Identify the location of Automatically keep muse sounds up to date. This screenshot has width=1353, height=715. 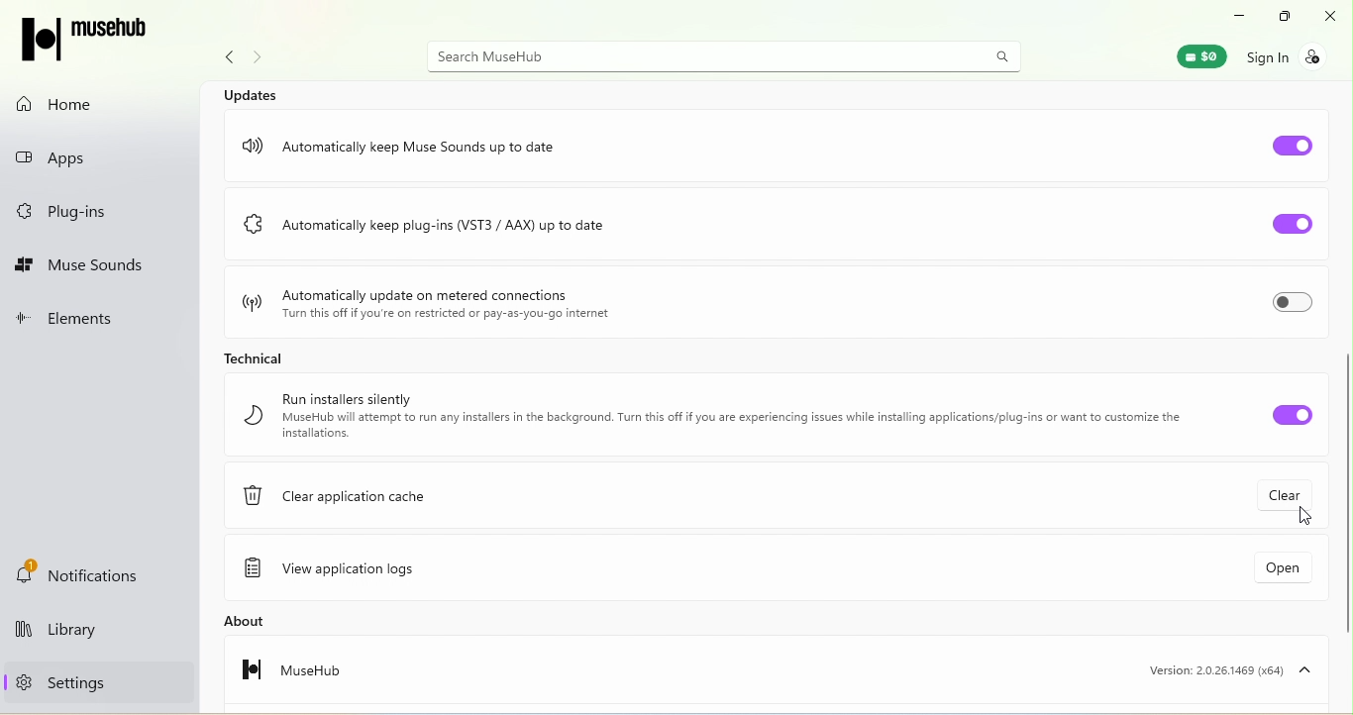
(413, 140).